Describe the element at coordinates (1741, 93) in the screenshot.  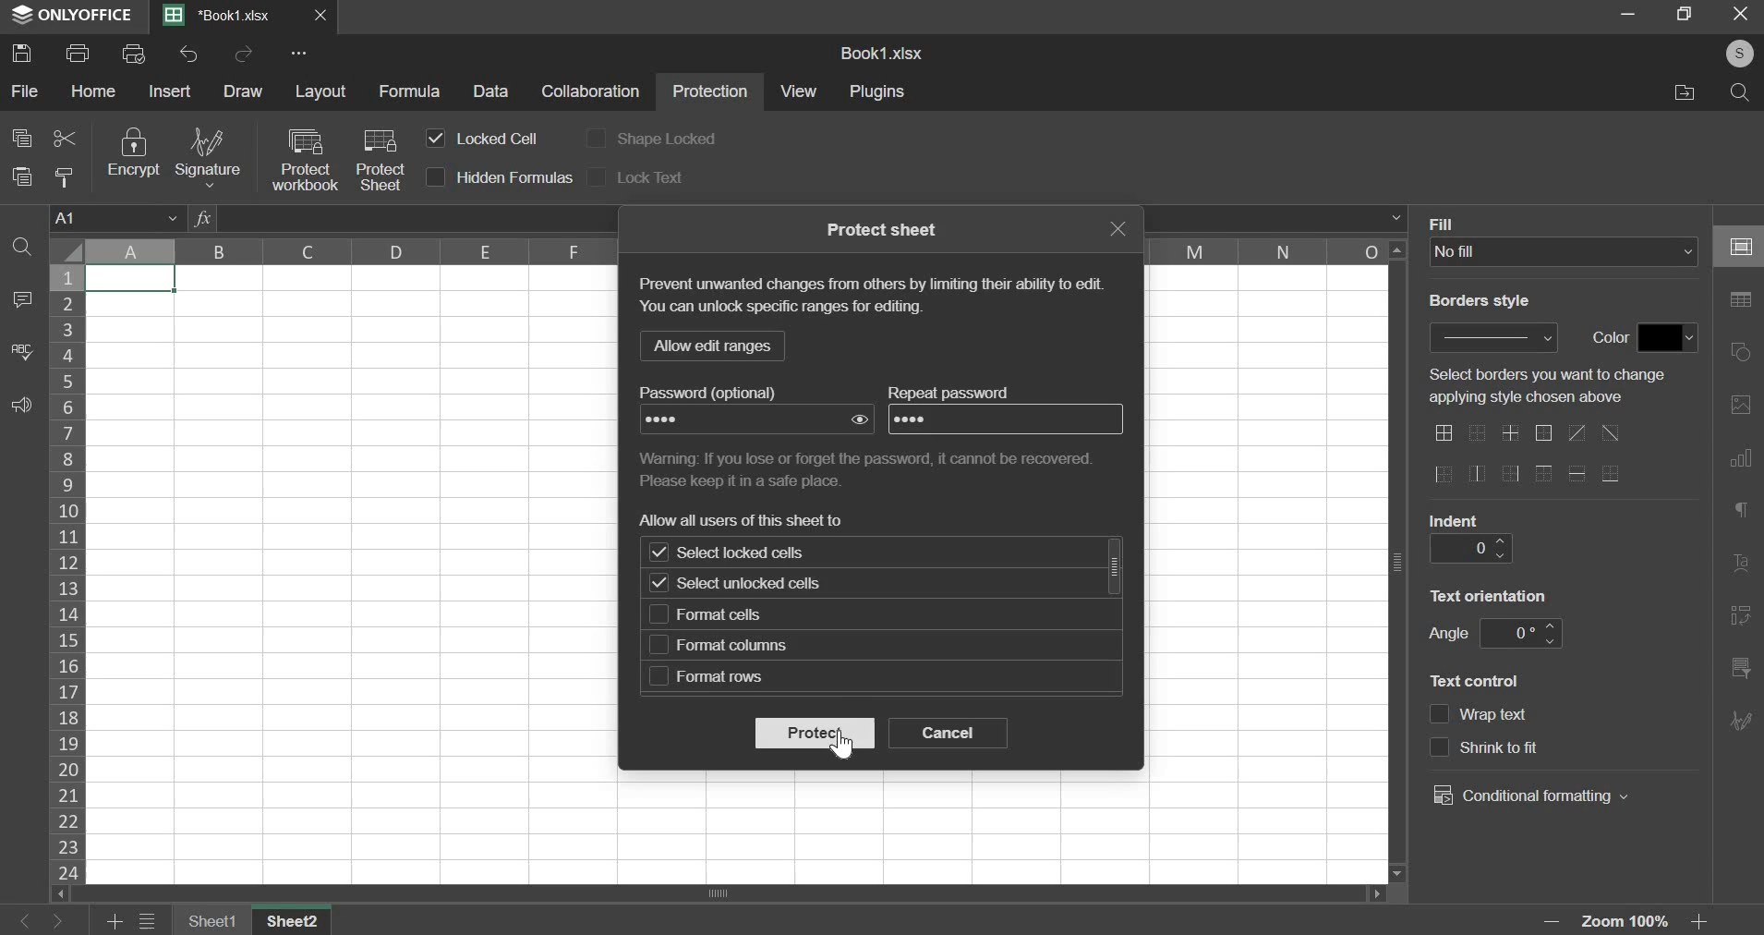
I see `Search` at that location.